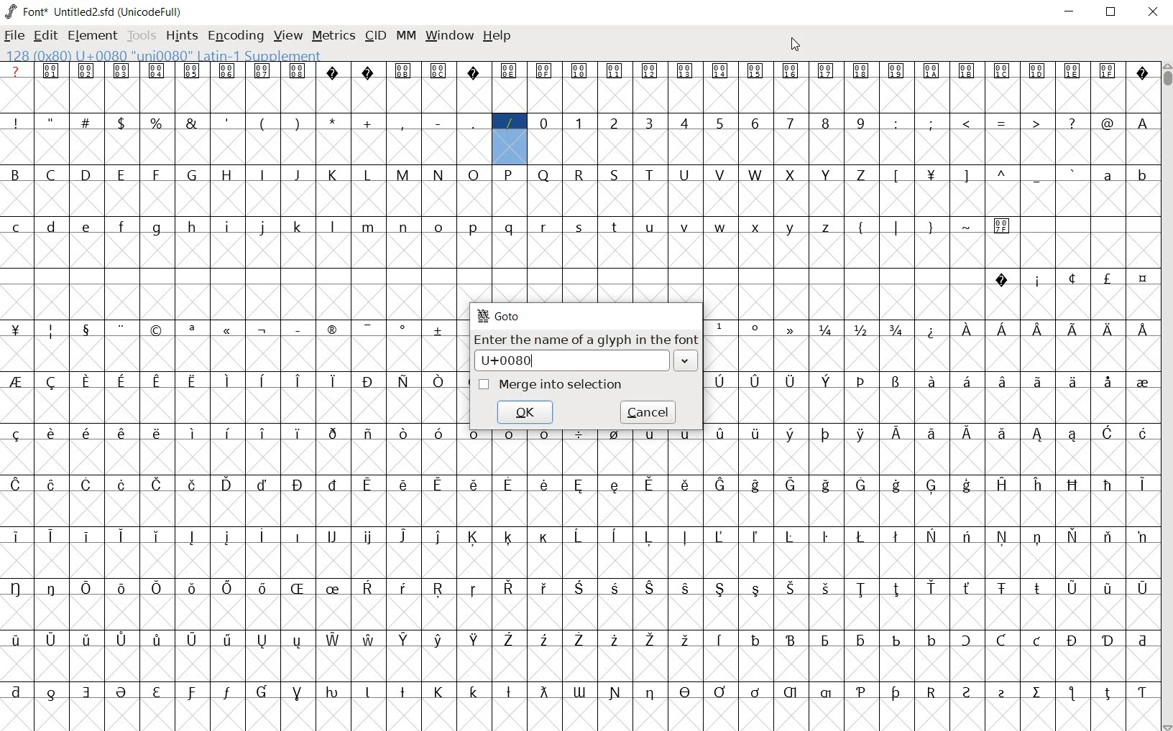 The image size is (1173, 731). Describe the element at coordinates (158, 485) in the screenshot. I see `glyph` at that location.